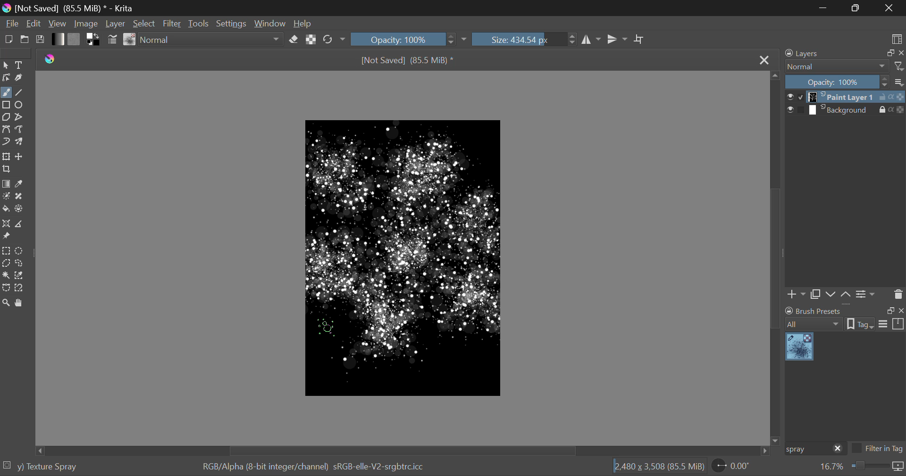 This screenshot has height=476, width=906. Describe the element at coordinates (7, 288) in the screenshot. I see `Bezier Curve Selection` at that location.